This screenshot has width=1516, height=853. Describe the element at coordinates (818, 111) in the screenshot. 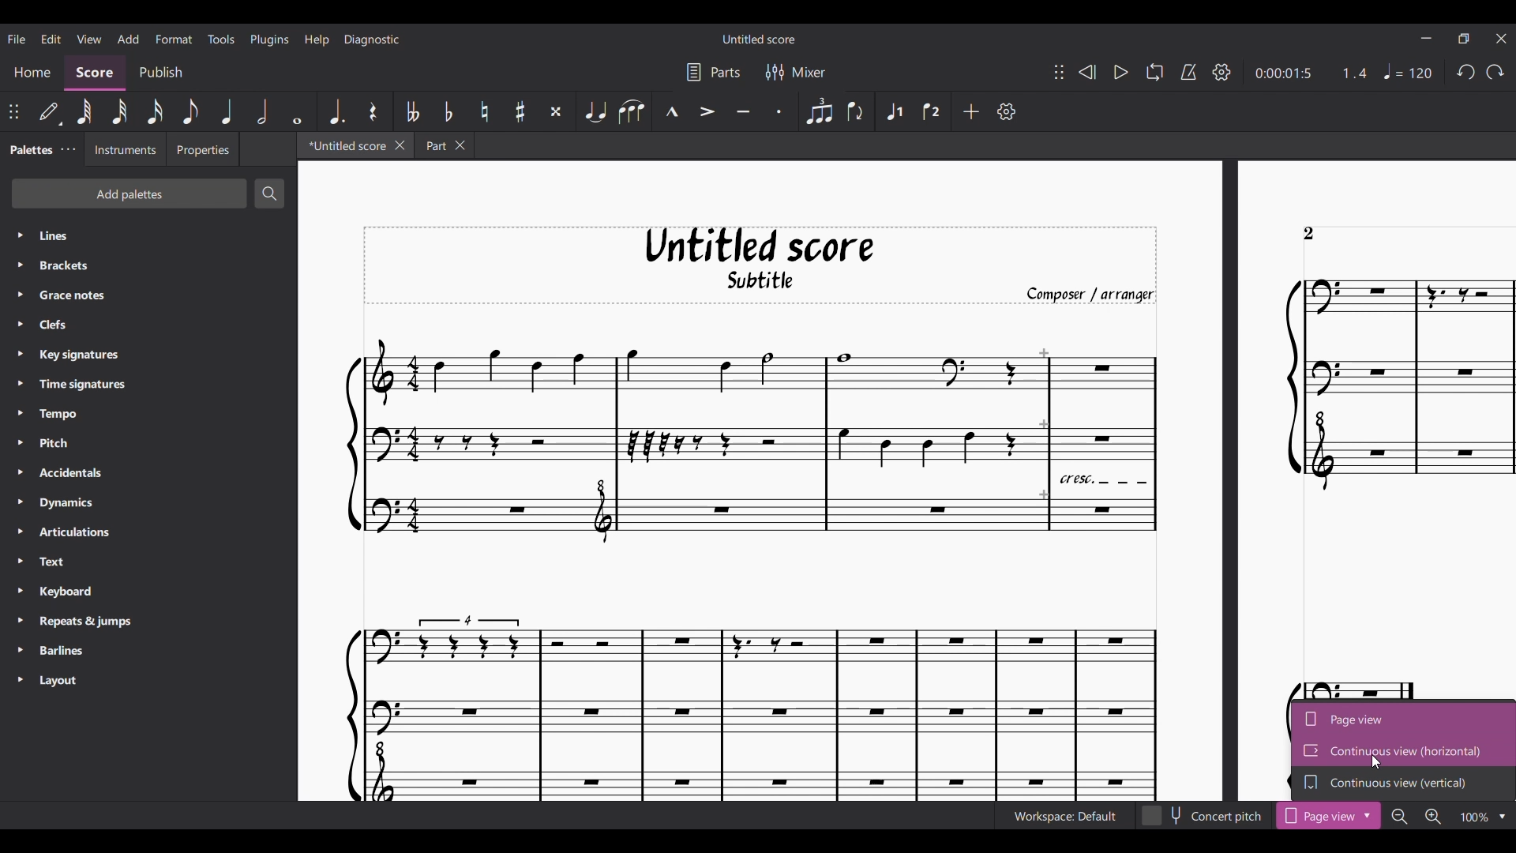

I see `Tuplet` at that location.